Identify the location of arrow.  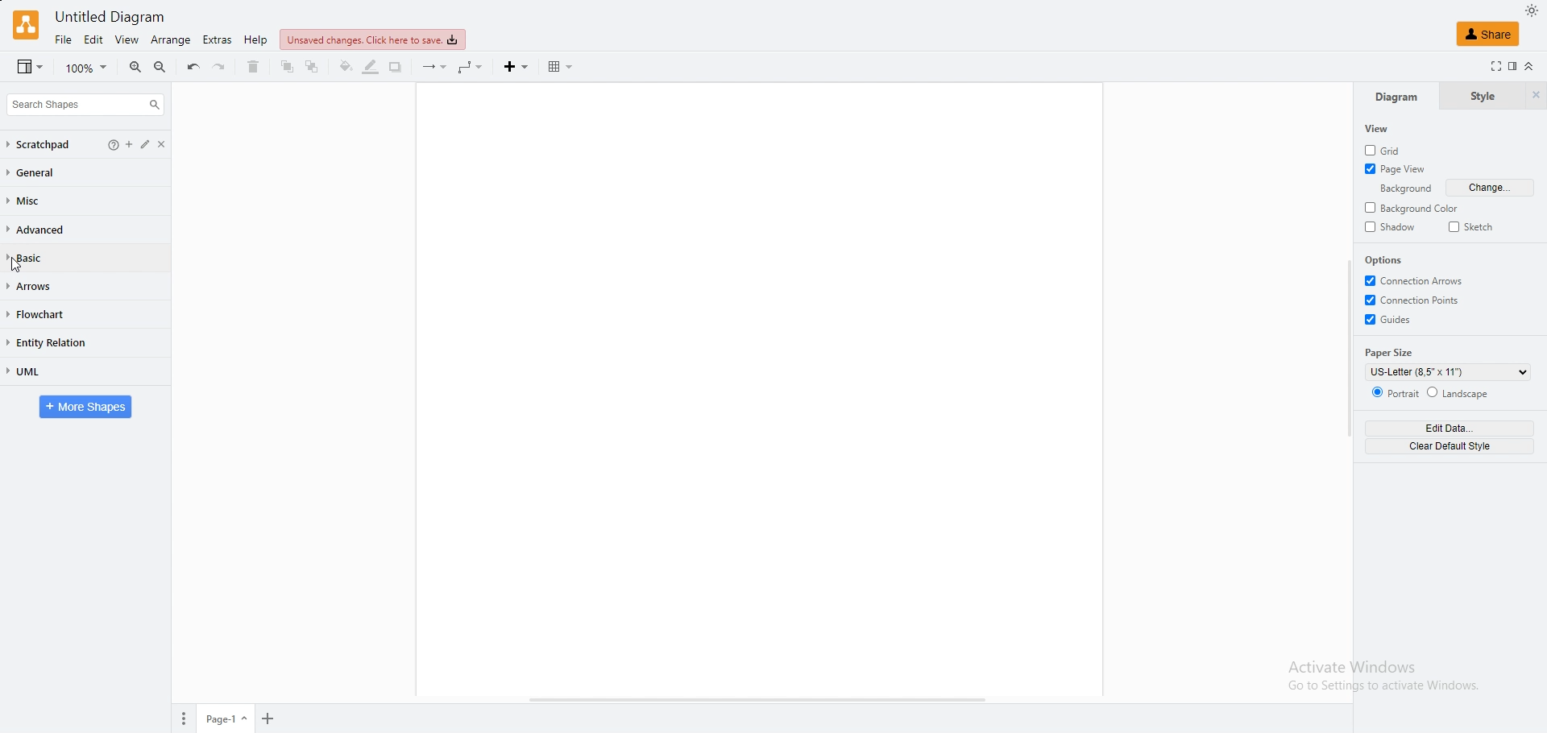
(434, 68).